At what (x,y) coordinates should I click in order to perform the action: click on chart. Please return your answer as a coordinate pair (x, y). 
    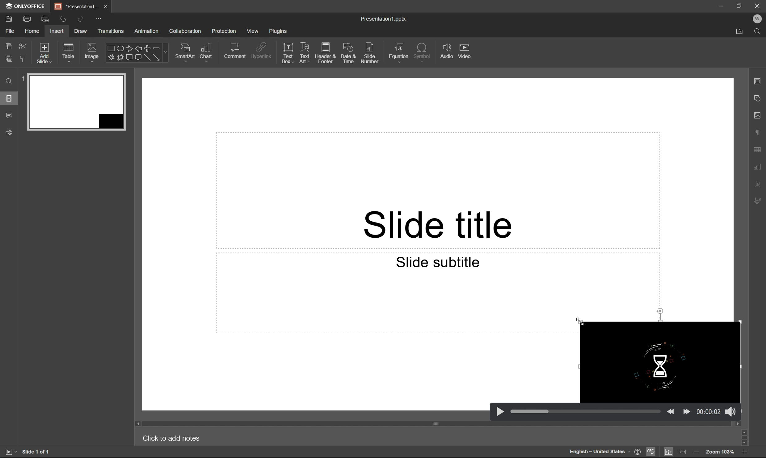
    Looking at the image, I should click on (206, 52).